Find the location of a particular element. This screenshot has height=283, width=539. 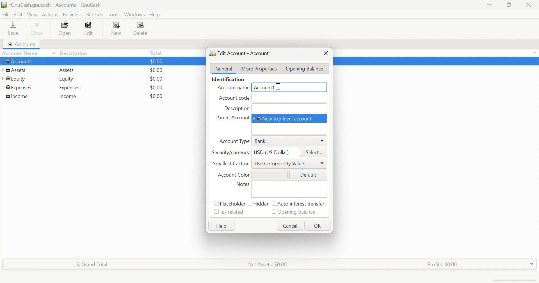

Account name is located at coordinates (232, 88).